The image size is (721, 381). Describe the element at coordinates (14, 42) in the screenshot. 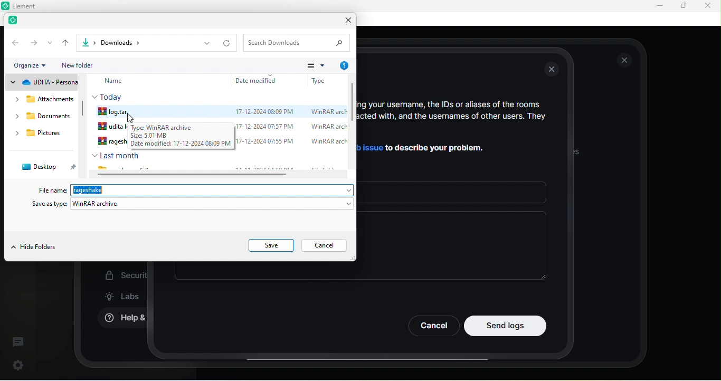

I see `back` at that location.